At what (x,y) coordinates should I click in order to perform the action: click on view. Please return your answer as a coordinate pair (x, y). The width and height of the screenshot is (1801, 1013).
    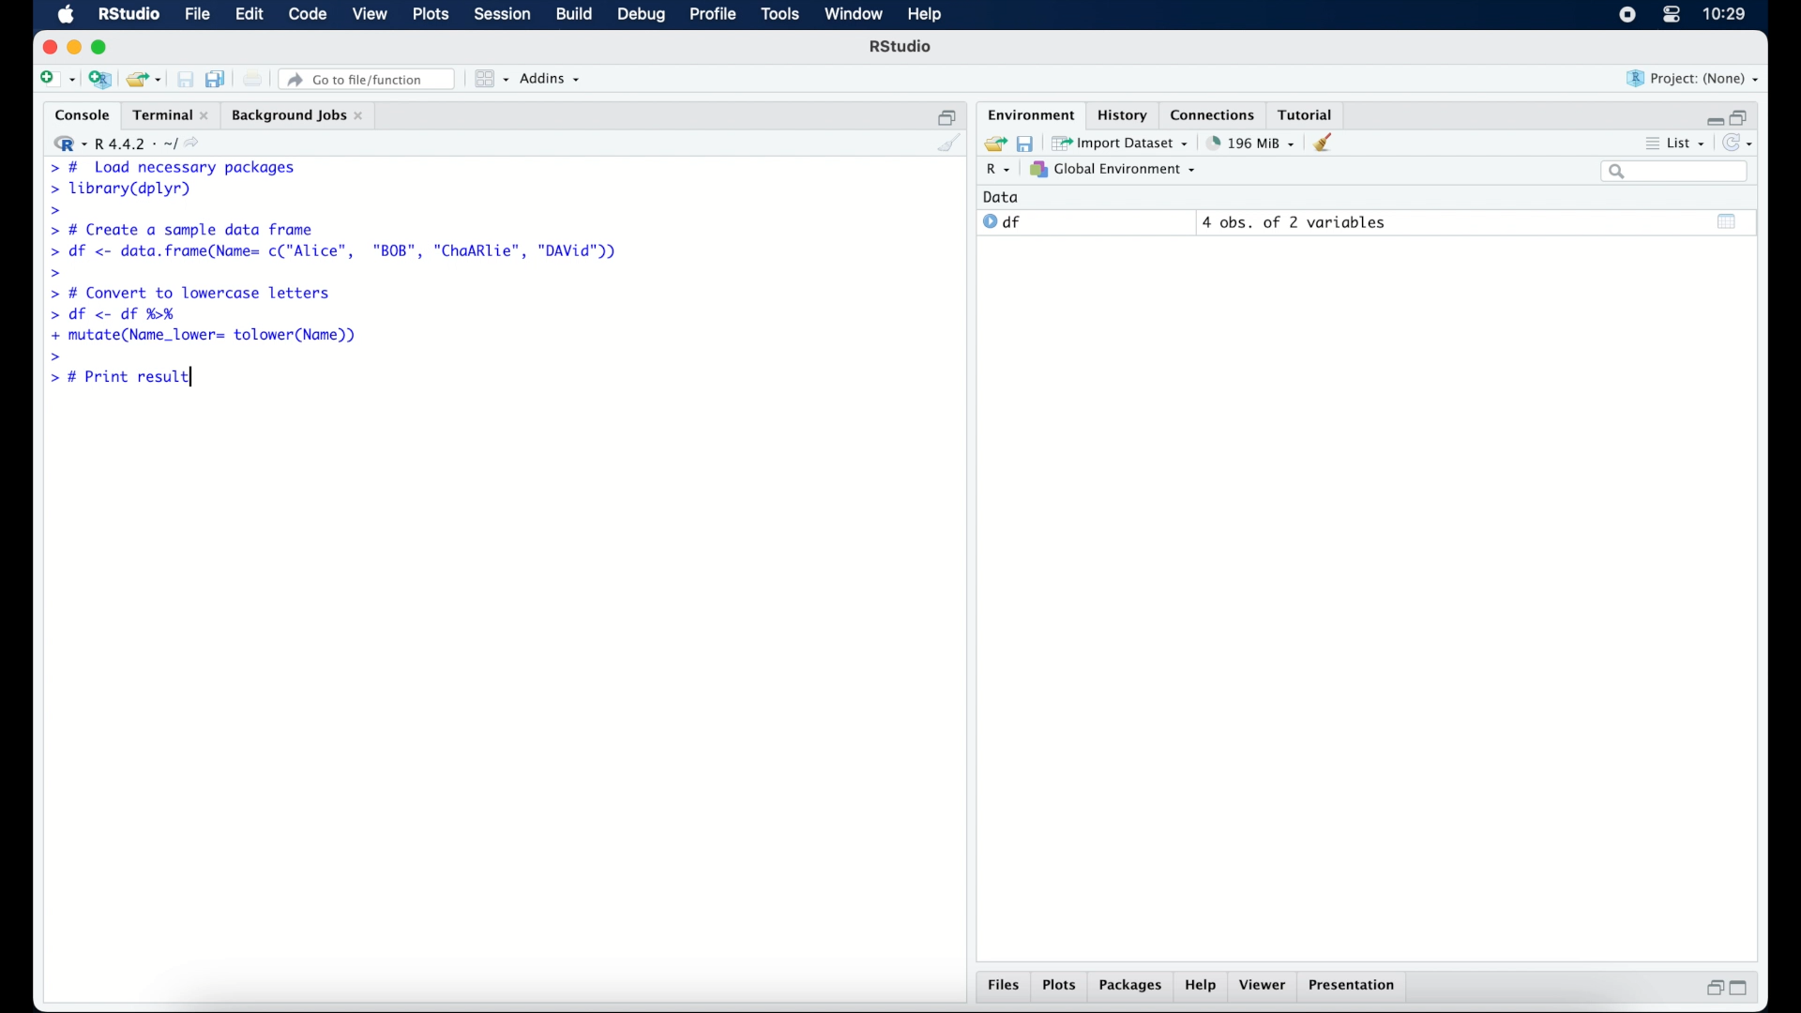
    Looking at the image, I should click on (371, 16).